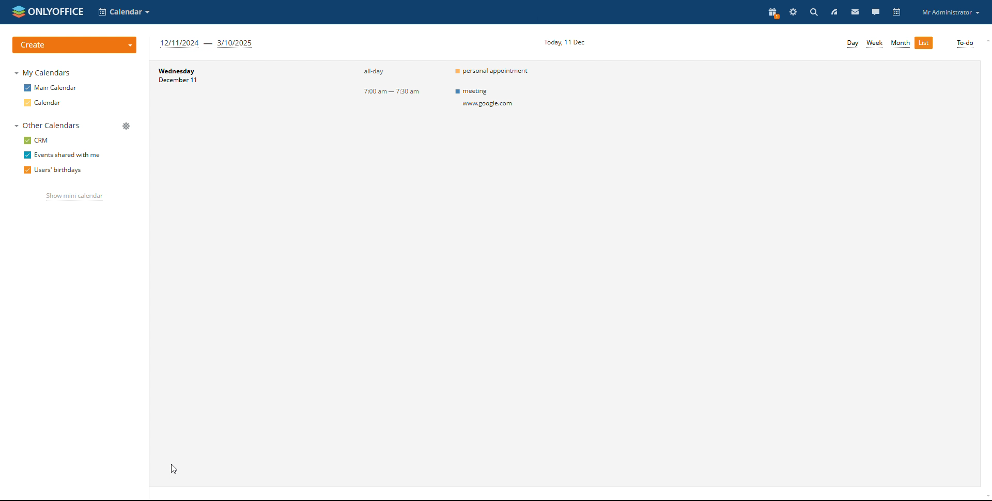  I want to click on present, so click(773, 12).